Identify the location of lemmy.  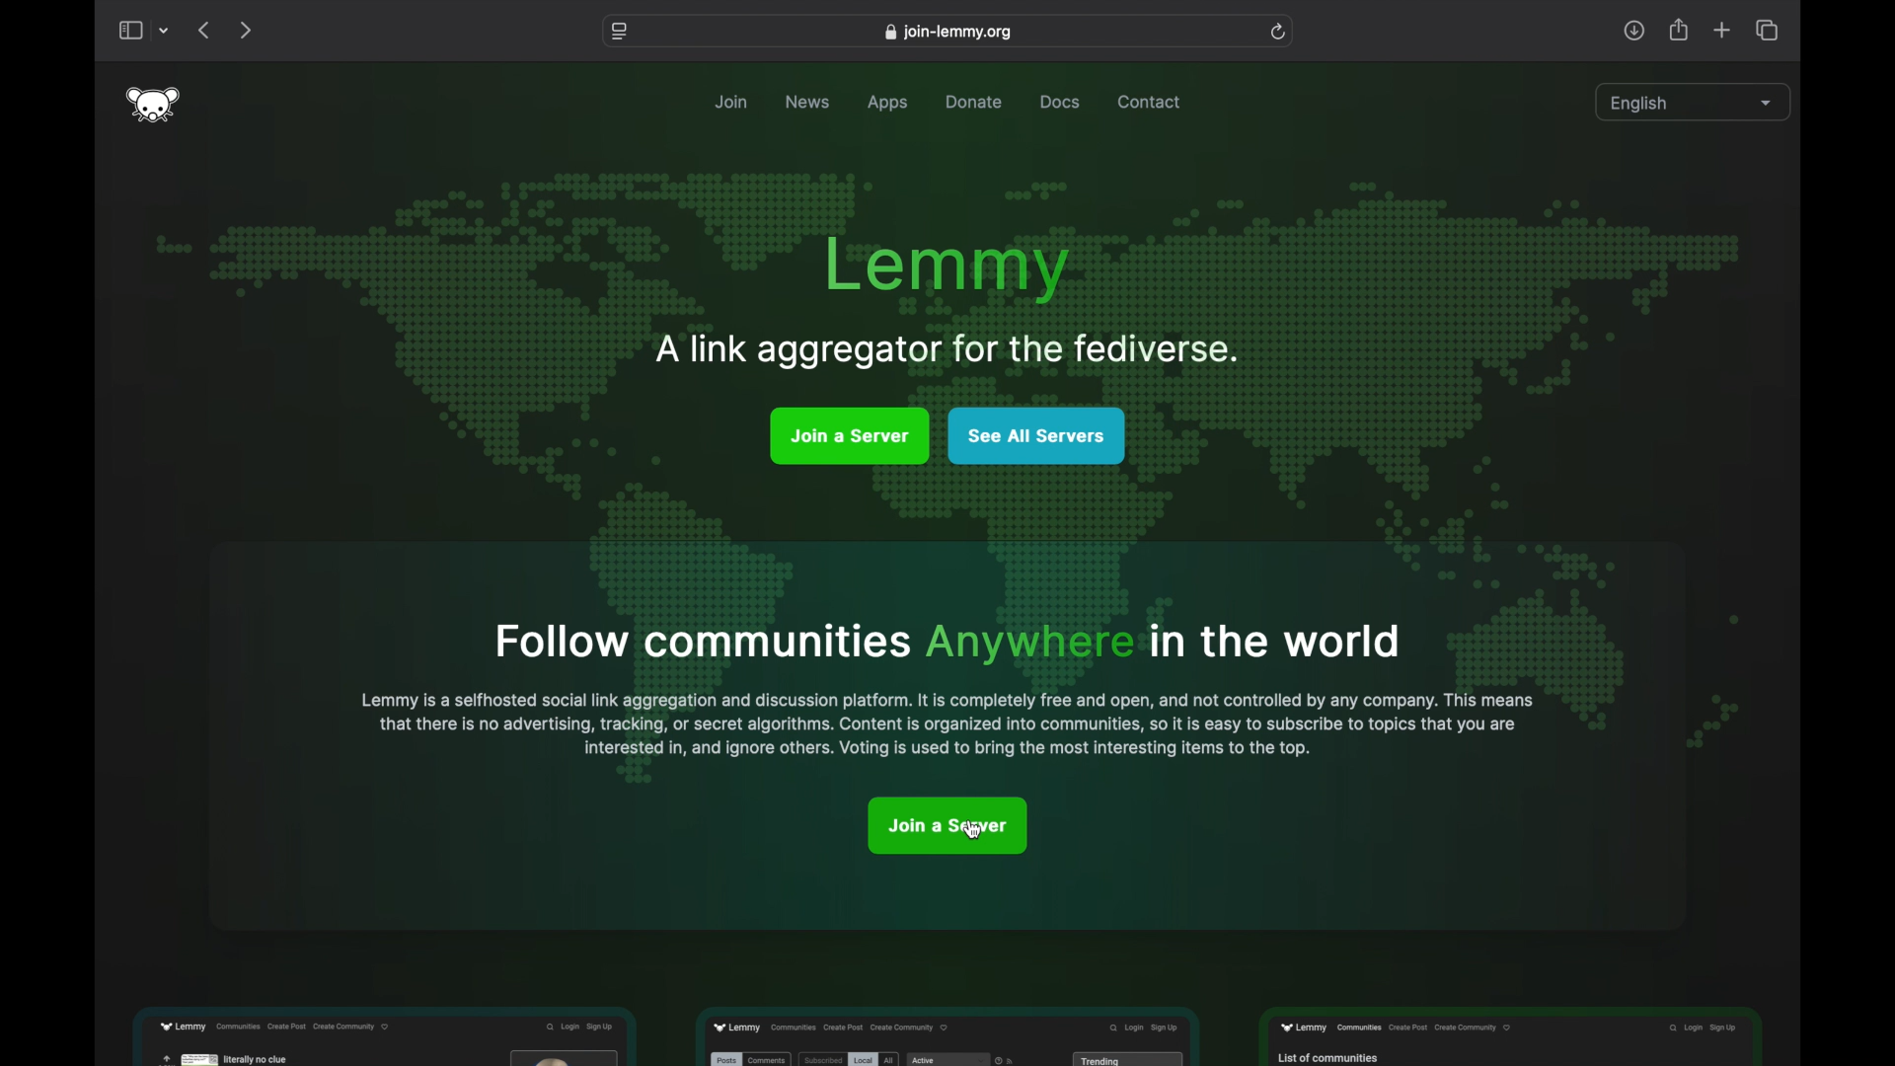
(952, 269).